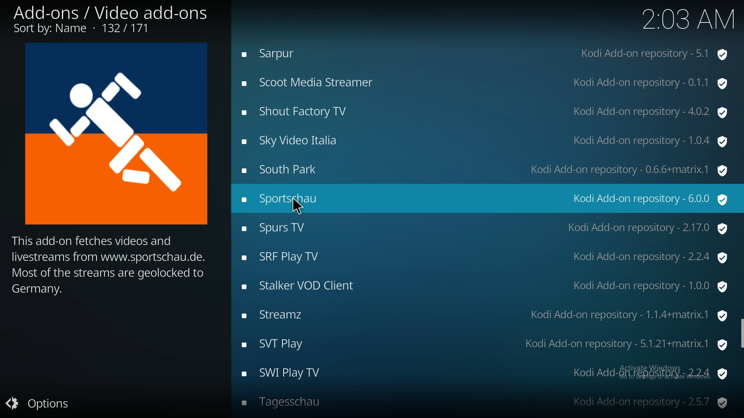 This screenshot has width=744, height=418. Describe the element at coordinates (688, 19) in the screenshot. I see `time` at that location.